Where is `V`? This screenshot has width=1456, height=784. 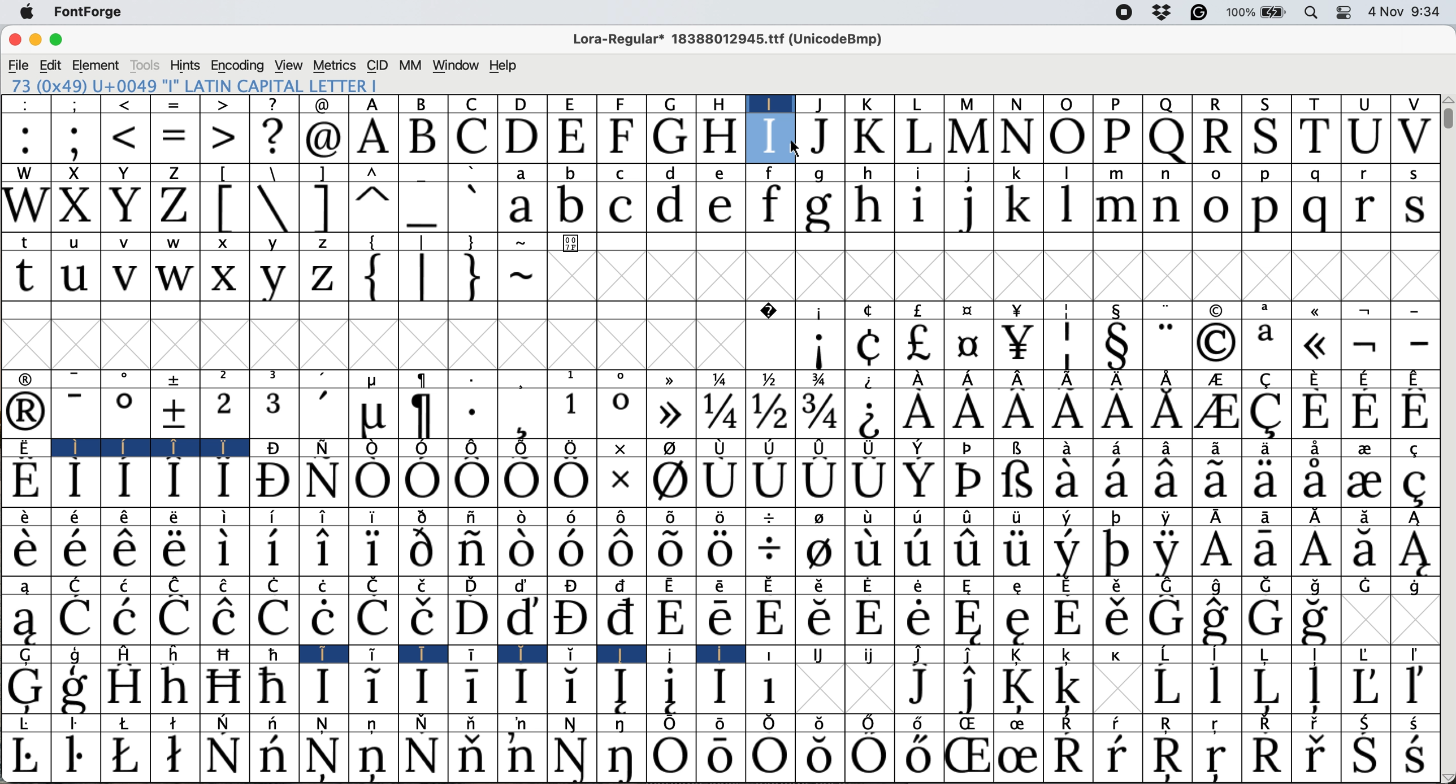
V is located at coordinates (1412, 104).